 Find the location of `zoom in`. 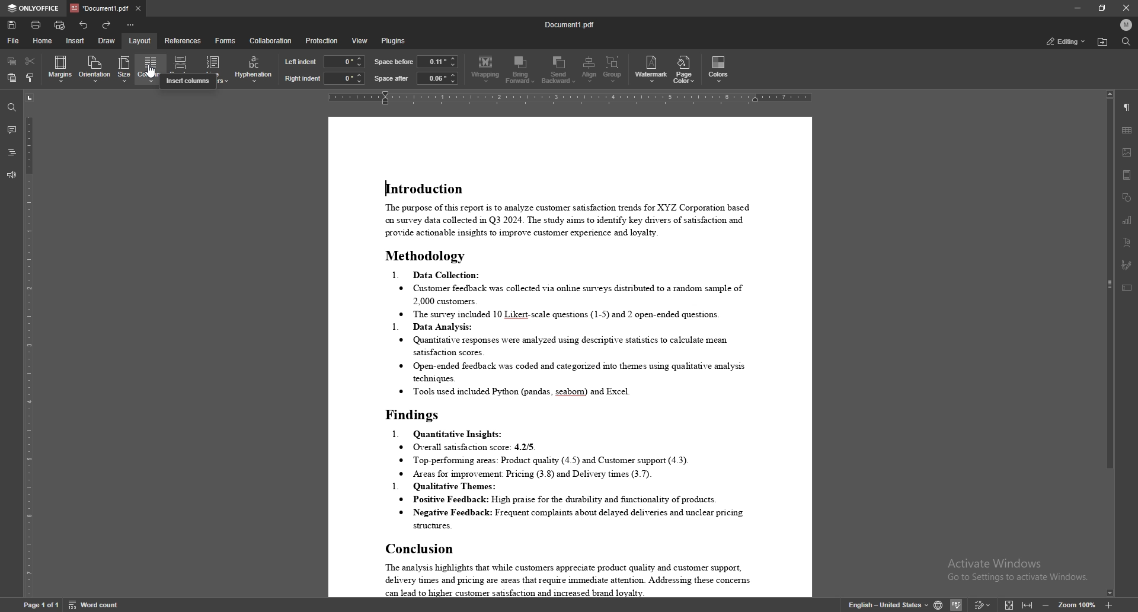

zoom in is located at coordinates (1109, 605).